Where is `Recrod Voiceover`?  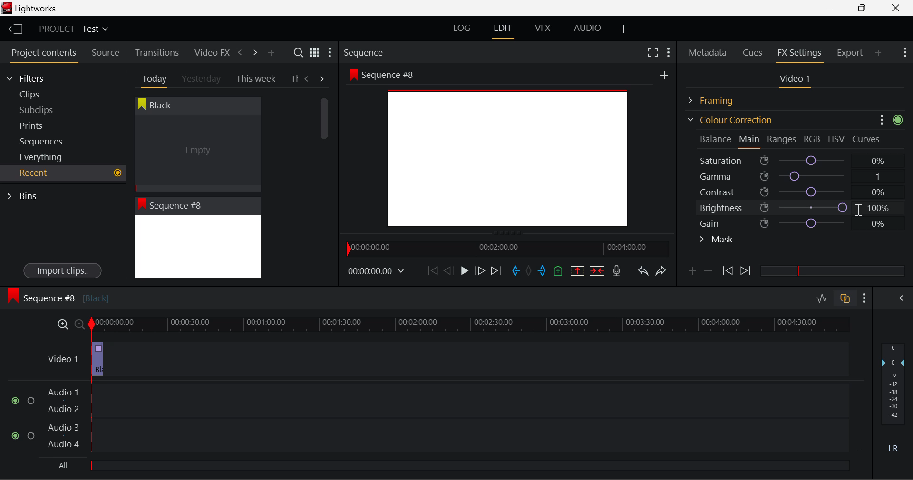
Recrod Voiceover is located at coordinates (616, 270).